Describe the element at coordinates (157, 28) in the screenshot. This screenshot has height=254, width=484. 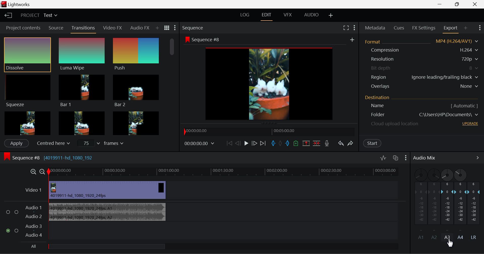
I see `Add Panel` at that location.